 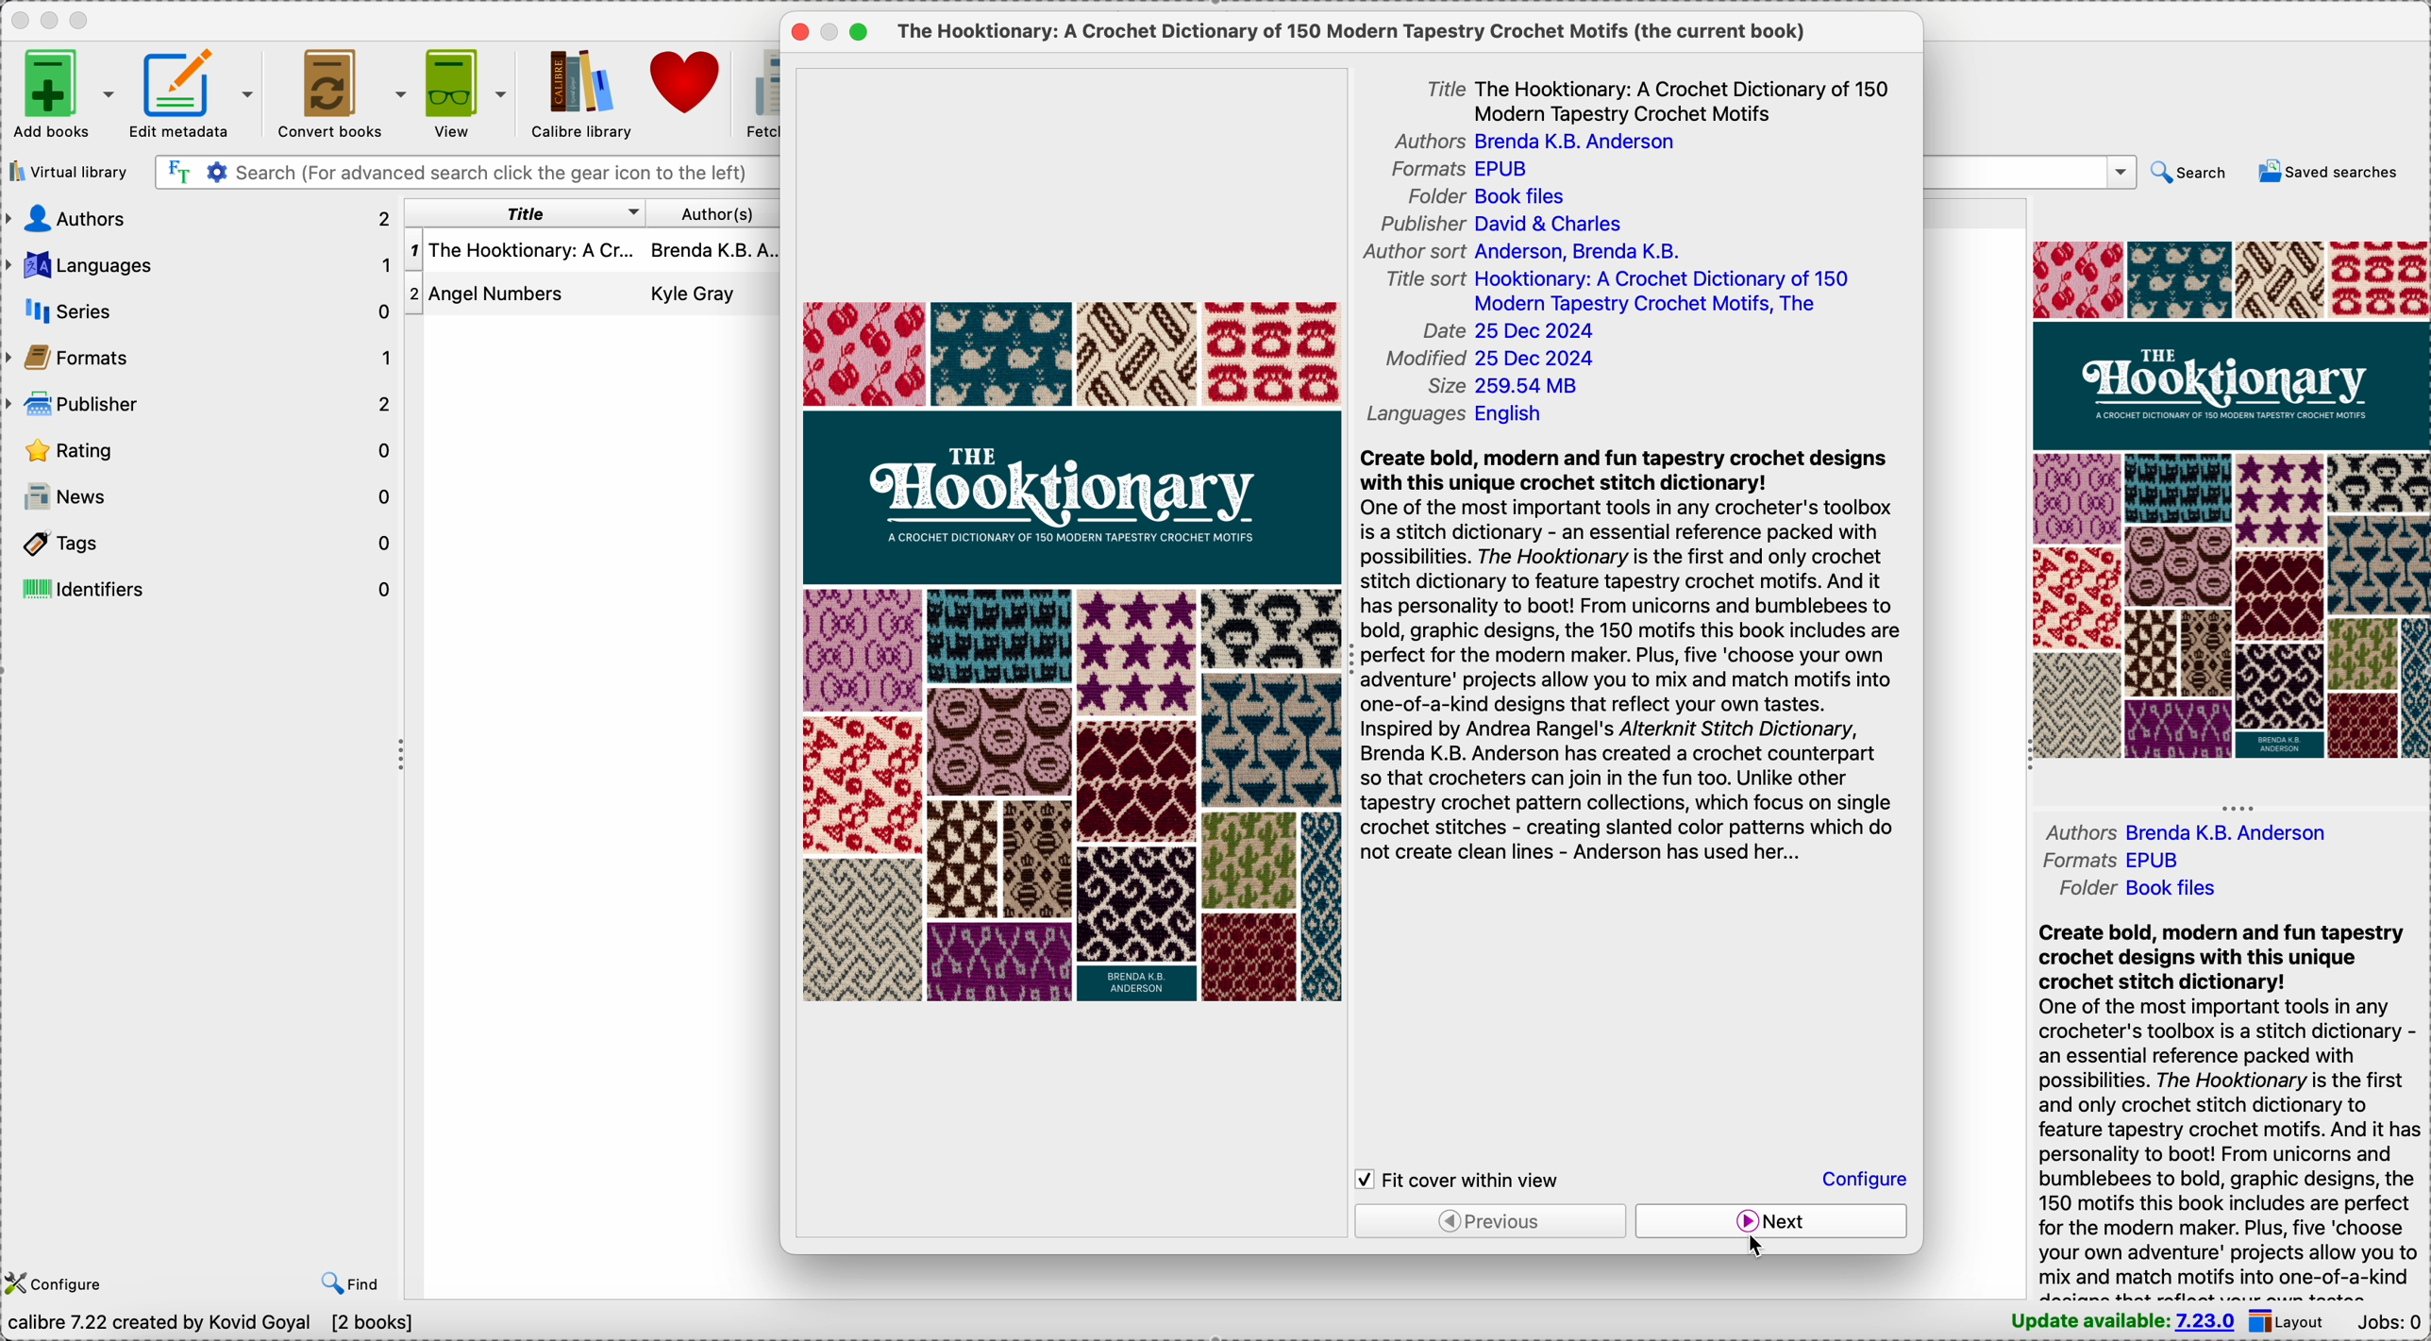 I want to click on languages, so click(x=199, y=266).